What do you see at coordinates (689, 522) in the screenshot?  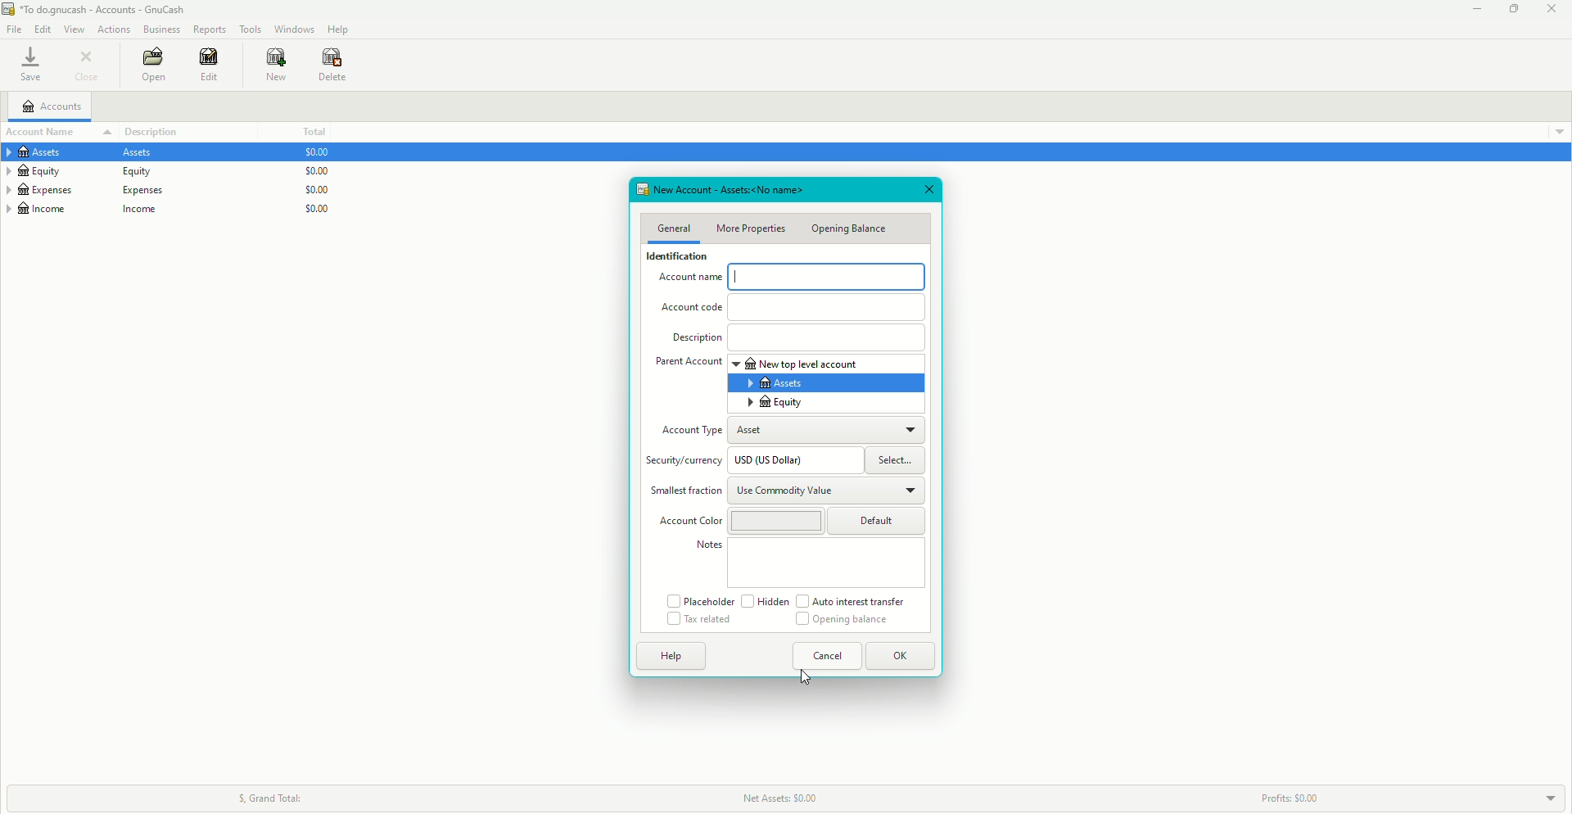 I see `Account Color` at bounding box center [689, 522].